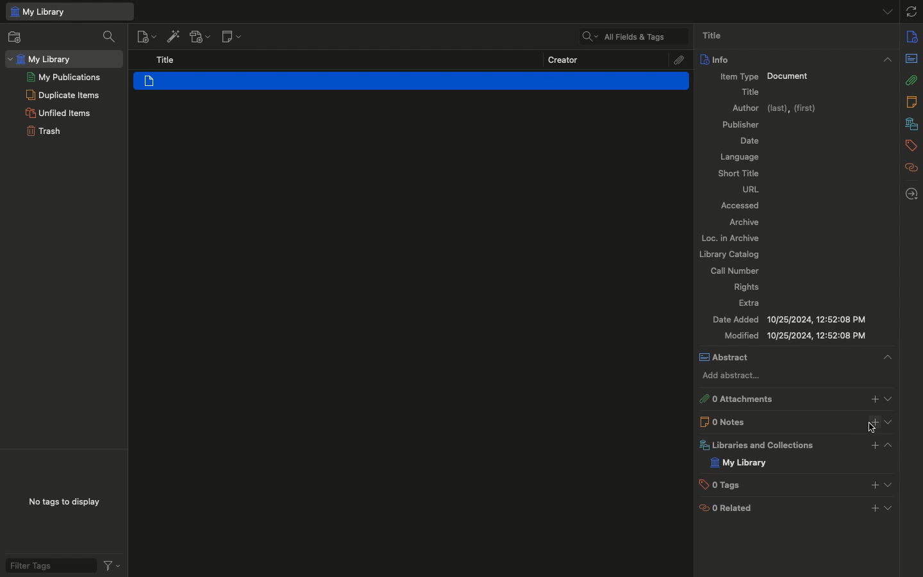 The height and width of the screenshot is (577, 923). I want to click on Language, so click(741, 156).